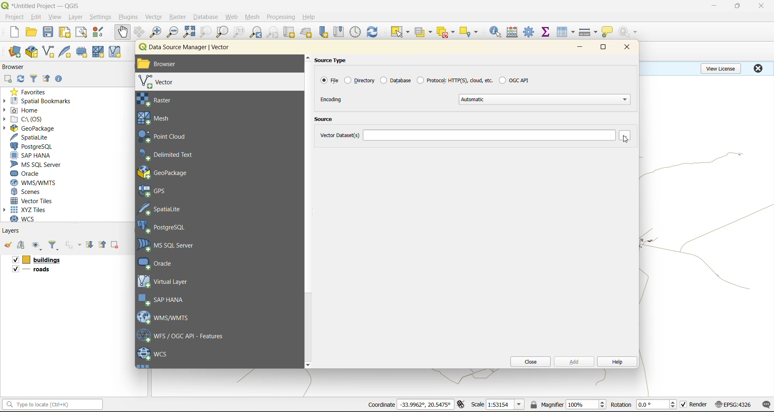 Image resolution: width=774 pixels, height=412 pixels. I want to click on wms/wmts, so click(167, 317).